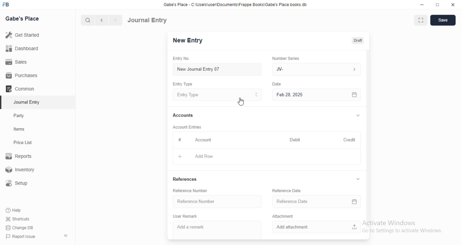 The height and width of the screenshot is (245, 461). I want to click on fullscreen, so click(421, 21).